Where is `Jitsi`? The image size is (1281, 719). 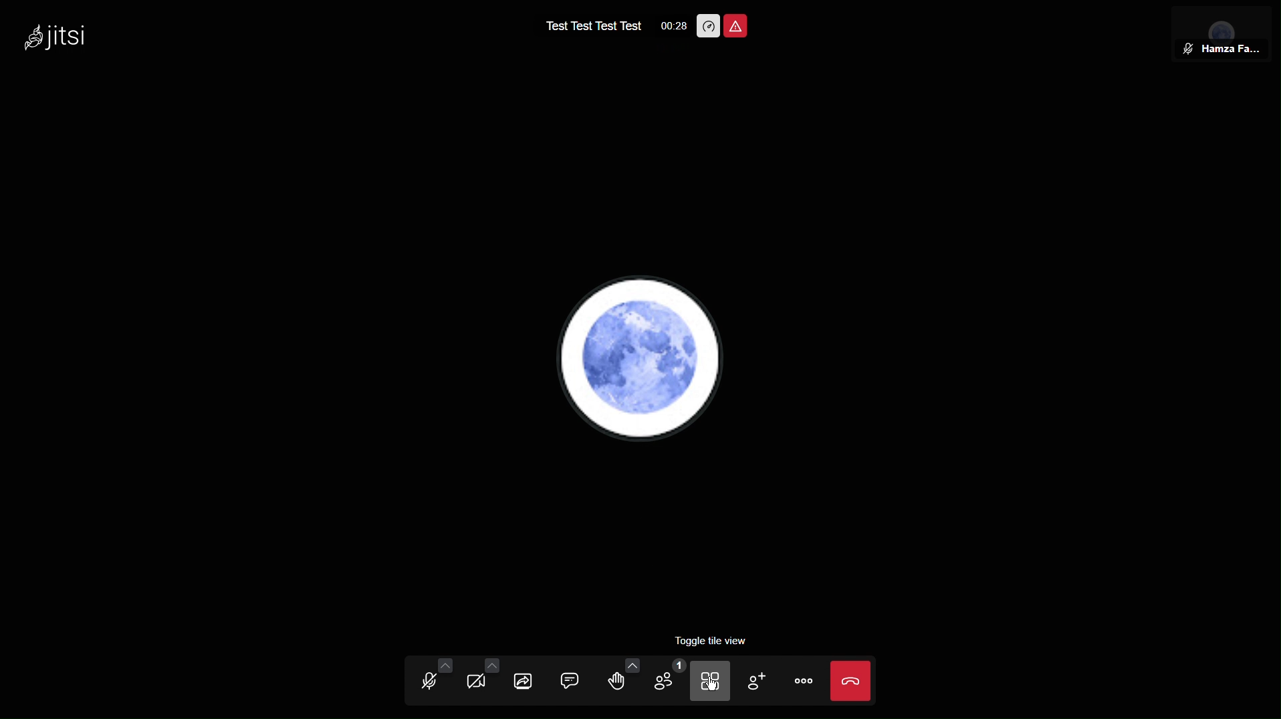
Jitsi is located at coordinates (52, 35).